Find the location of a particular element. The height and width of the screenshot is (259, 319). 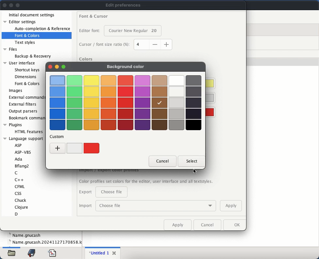

auto-completion and reference is located at coordinates (41, 28).